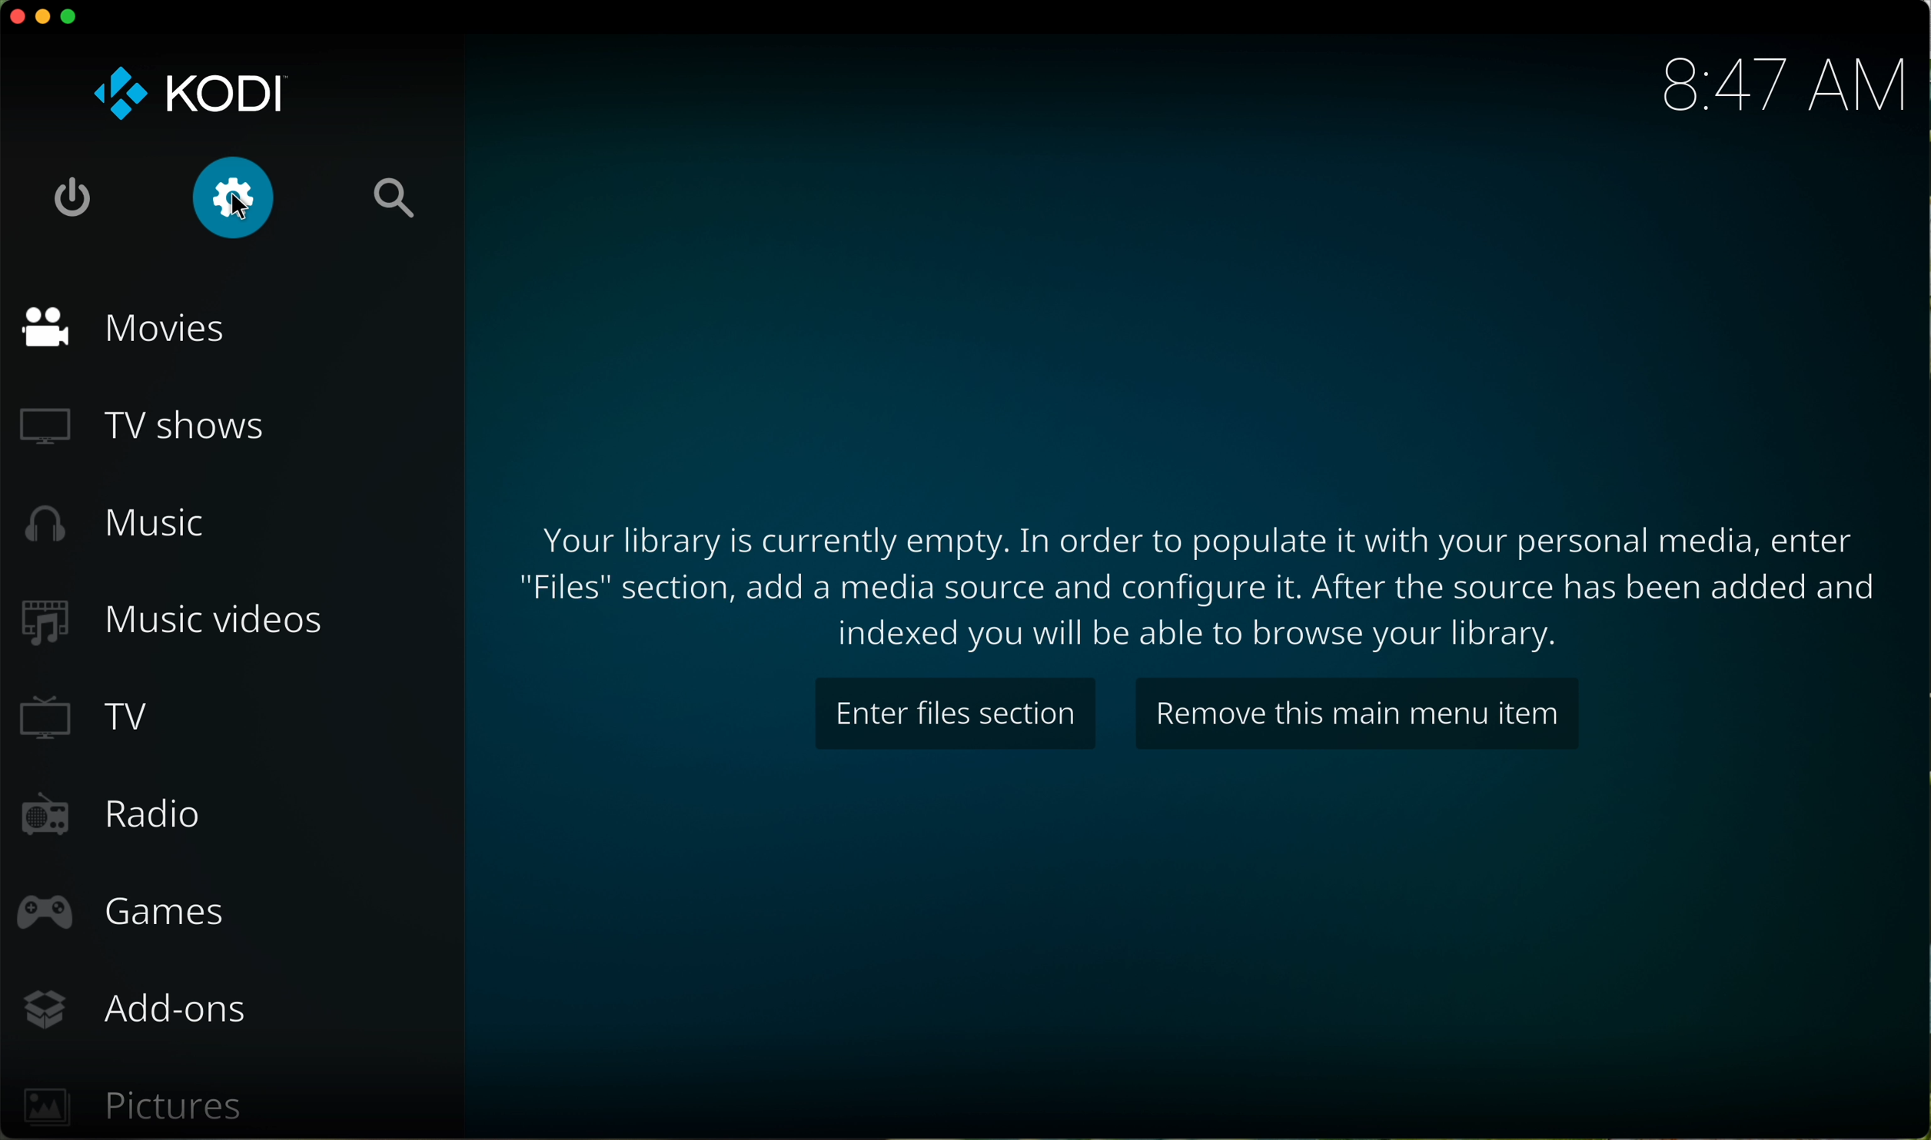 The width and height of the screenshot is (1931, 1140). What do you see at coordinates (83, 720) in the screenshot?
I see `TV` at bounding box center [83, 720].